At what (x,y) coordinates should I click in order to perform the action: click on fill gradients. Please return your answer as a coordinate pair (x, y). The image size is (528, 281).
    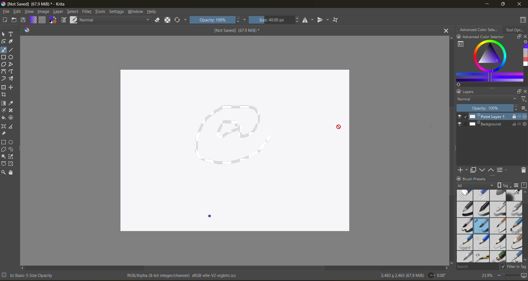
    Looking at the image, I should click on (33, 20).